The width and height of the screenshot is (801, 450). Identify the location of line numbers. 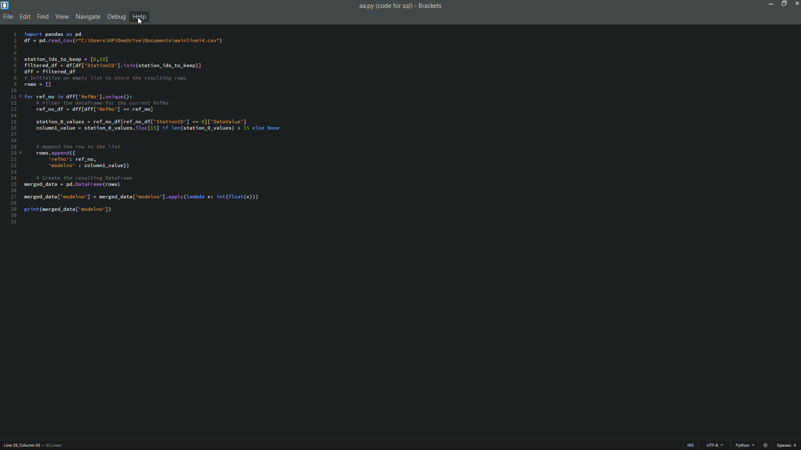
(13, 128).